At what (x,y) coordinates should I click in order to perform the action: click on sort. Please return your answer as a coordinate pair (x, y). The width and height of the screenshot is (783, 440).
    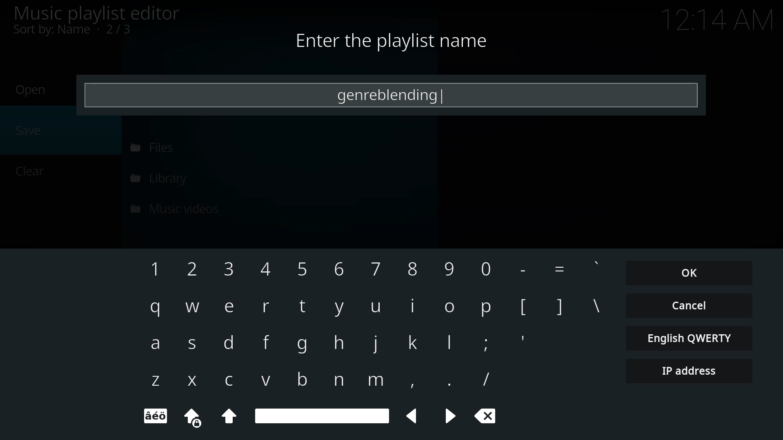
    Looking at the image, I should click on (74, 30).